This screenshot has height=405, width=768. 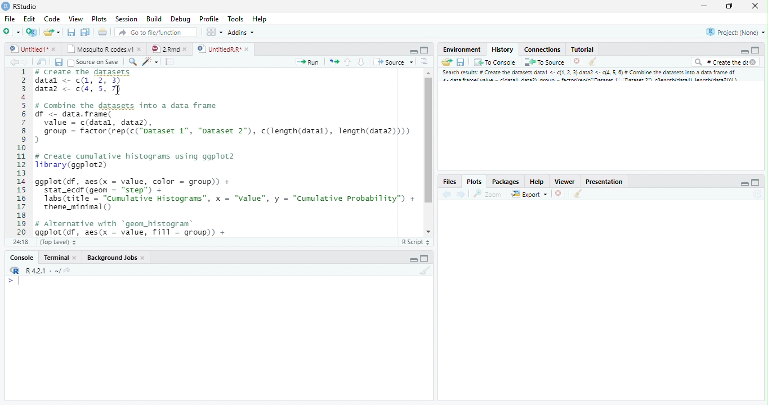 I want to click on Save all, so click(x=85, y=32).